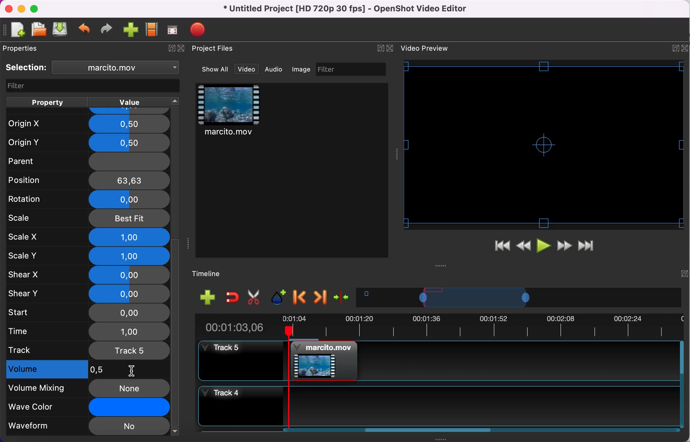 The height and width of the screenshot is (442, 690). Describe the element at coordinates (438, 328) in the screenshot. I see `clip duration` at that location.